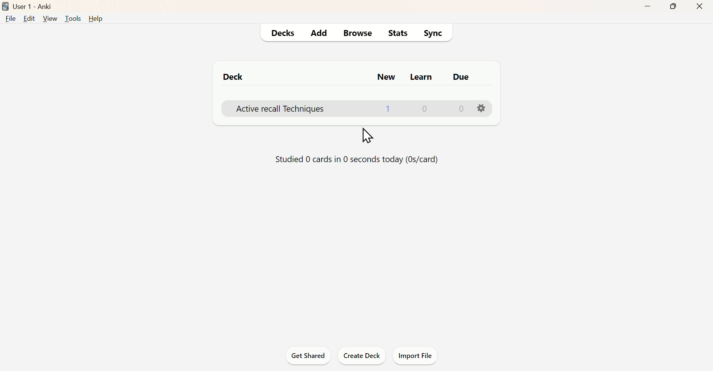  I want to click on Stats, so click(395, 35).